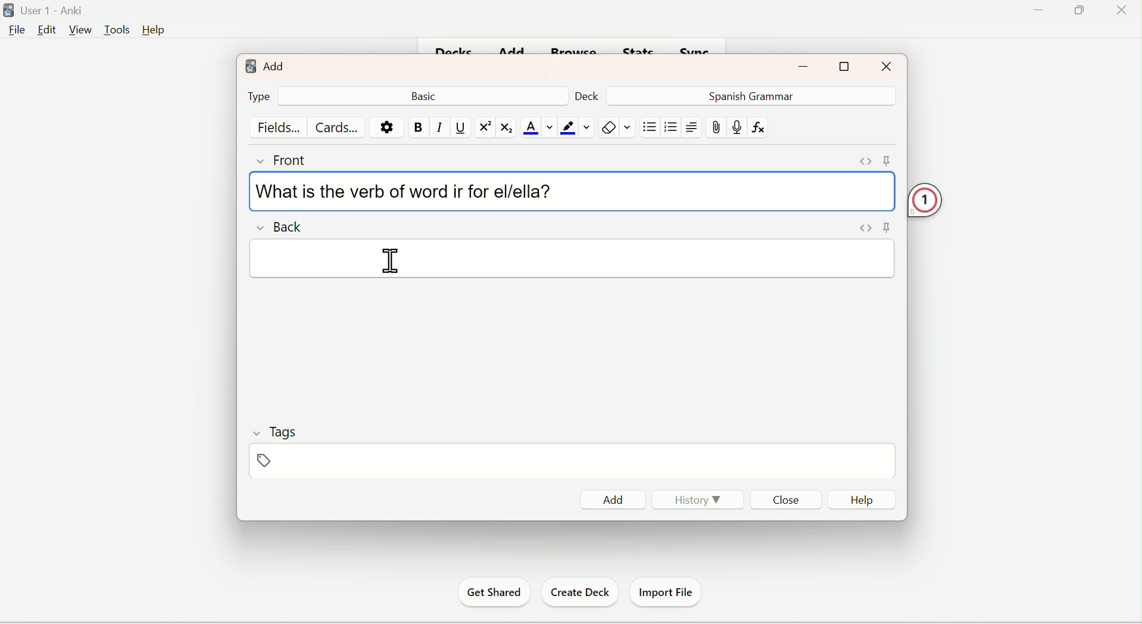 Image resolution: width=1142 pixels, height=624 pixels. Describe the element at coordinates (873, 226) in the screenshot. I see `Pin` at that location.